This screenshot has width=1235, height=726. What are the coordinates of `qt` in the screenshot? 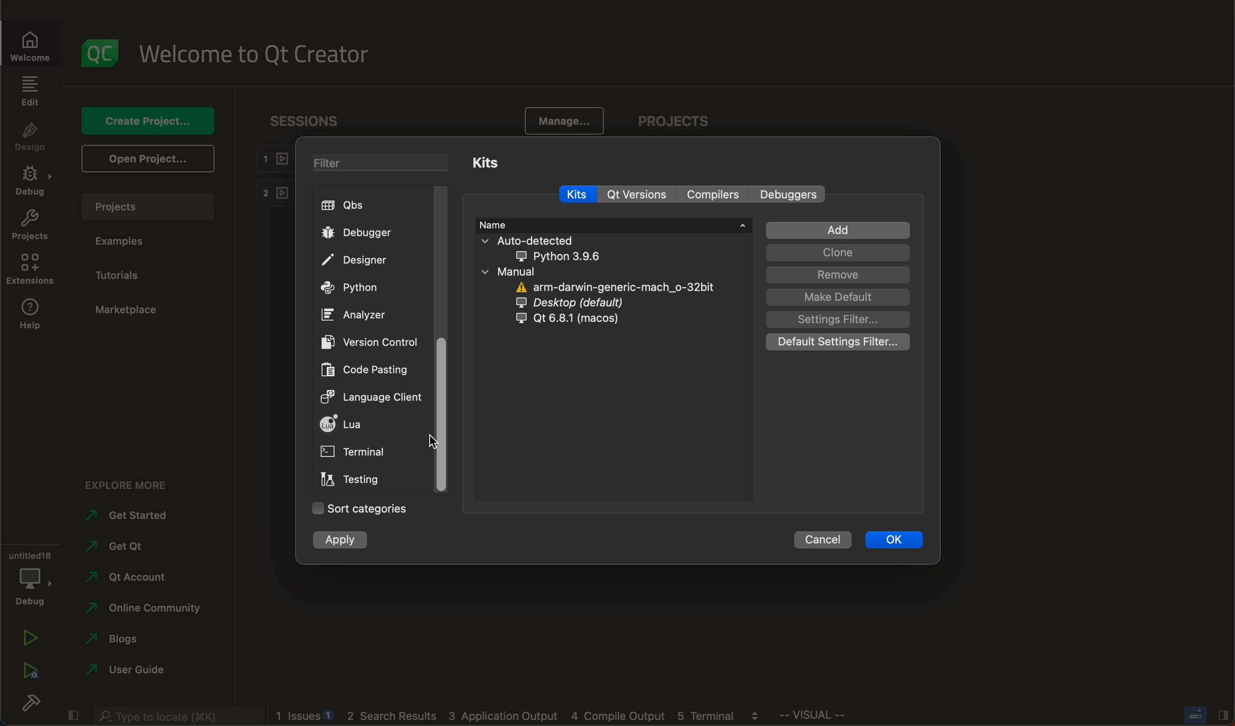 It's located at (576, 320).